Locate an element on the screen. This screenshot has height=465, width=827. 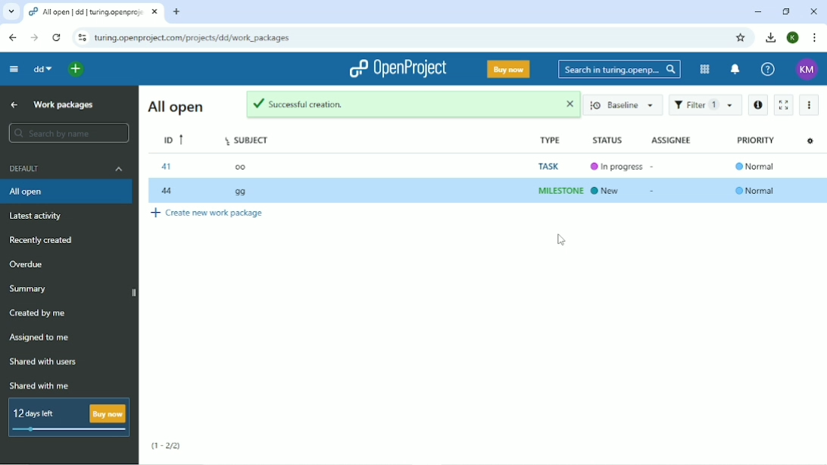
Restore down is located at coordinates (784, 11).